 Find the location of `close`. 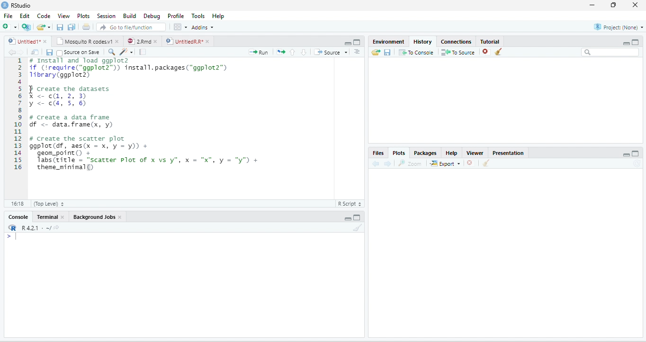

close is located at coordinates (45, 41).